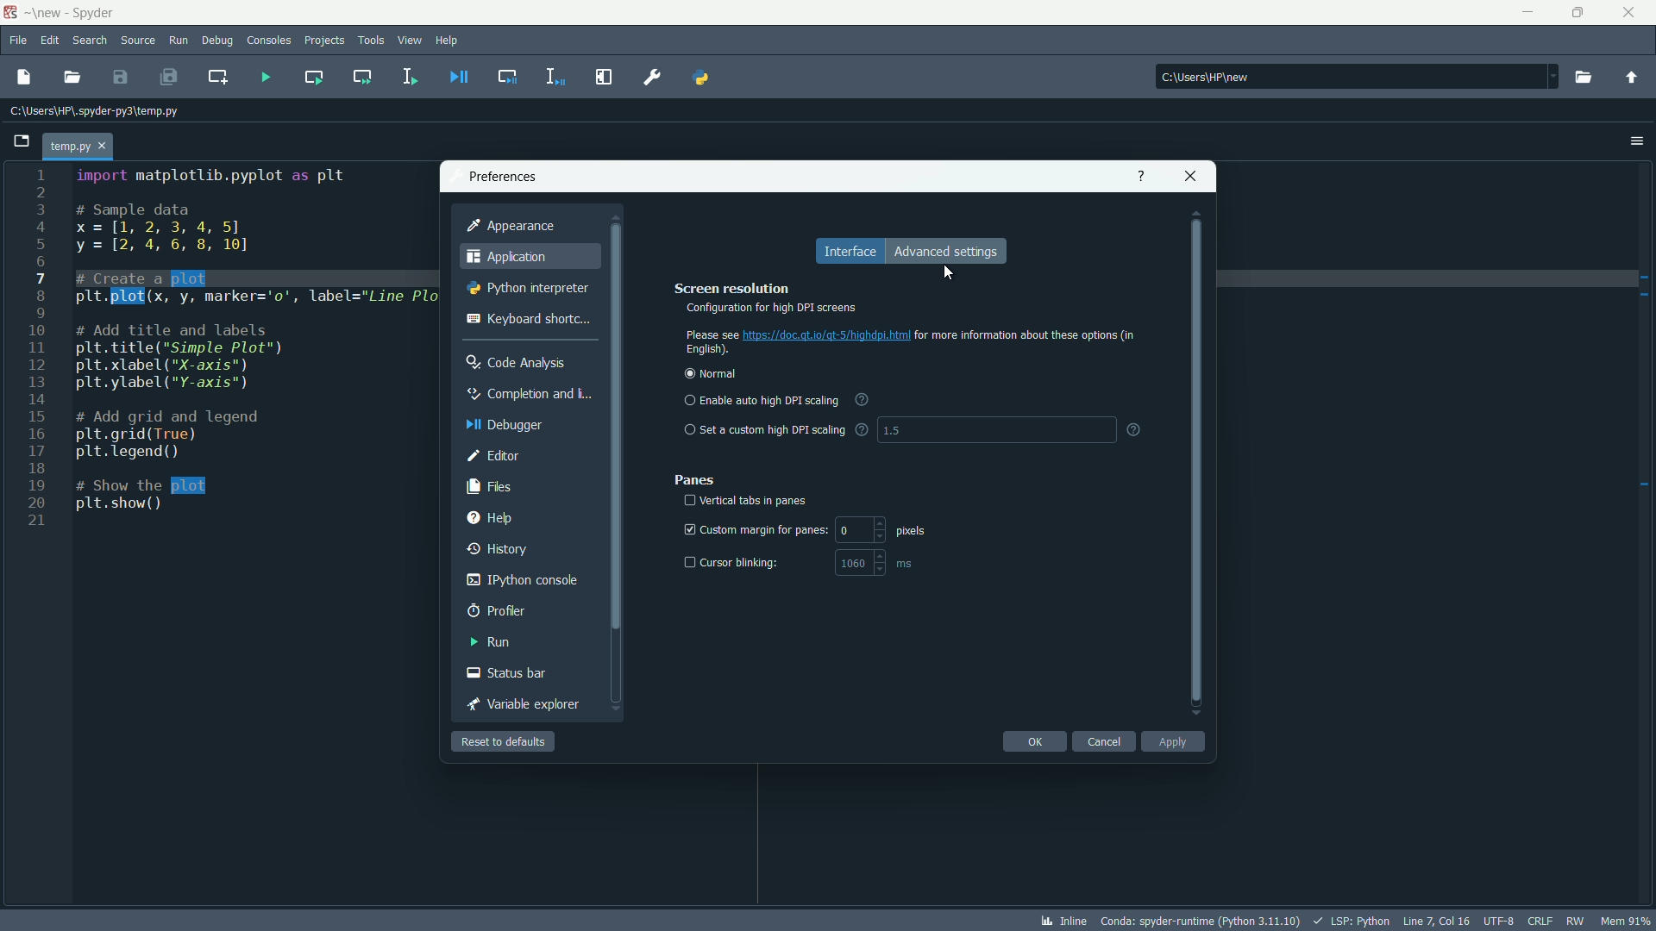 The image size is (1656, 931). Describe the element at coordinates (13, 13) in the screenshot. I see `app icon` at that location.